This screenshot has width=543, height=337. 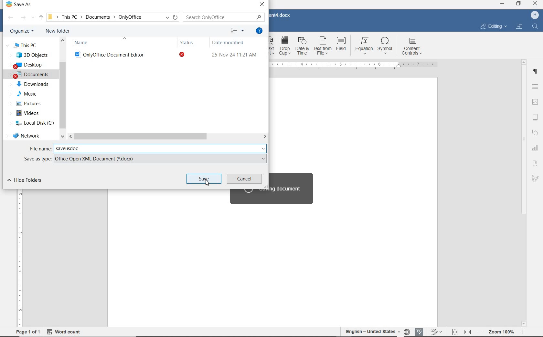 What do you see at coordinates (271, 45) in the screenshot?
I see `Text Art` at bounding box center [271, 45].